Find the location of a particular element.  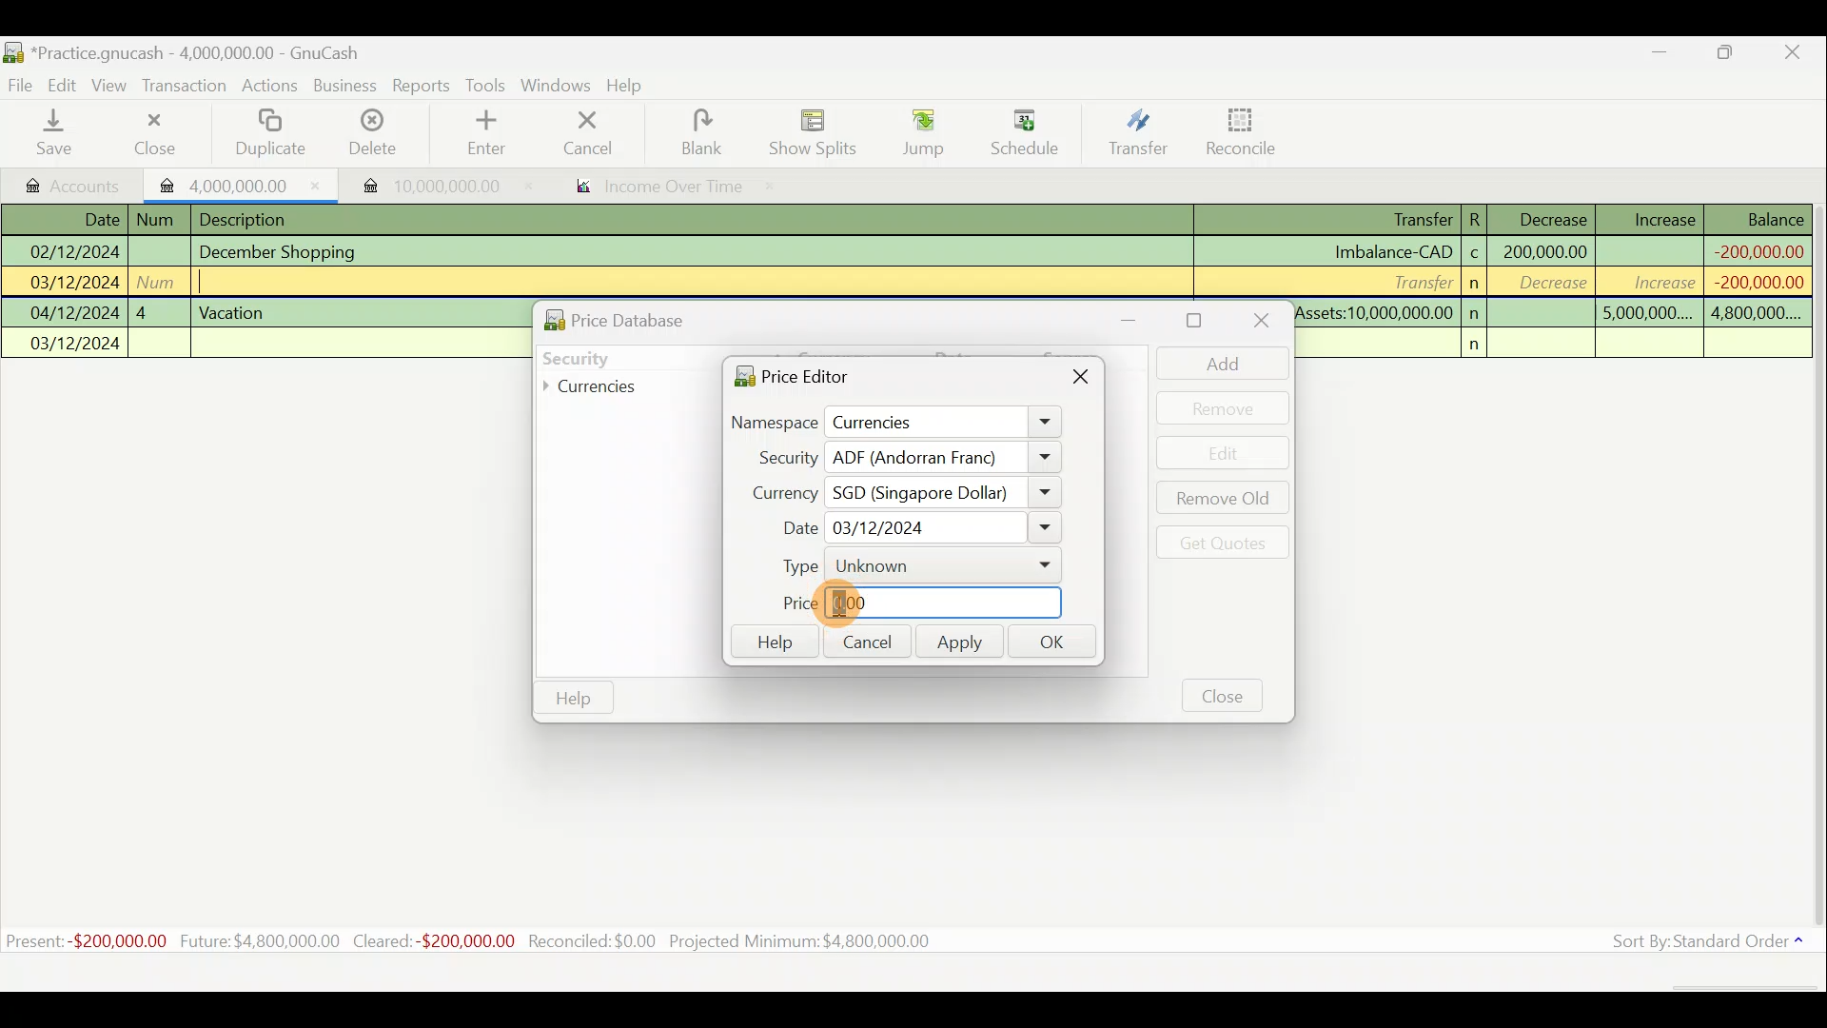

File is located at coordinates (21, 82).